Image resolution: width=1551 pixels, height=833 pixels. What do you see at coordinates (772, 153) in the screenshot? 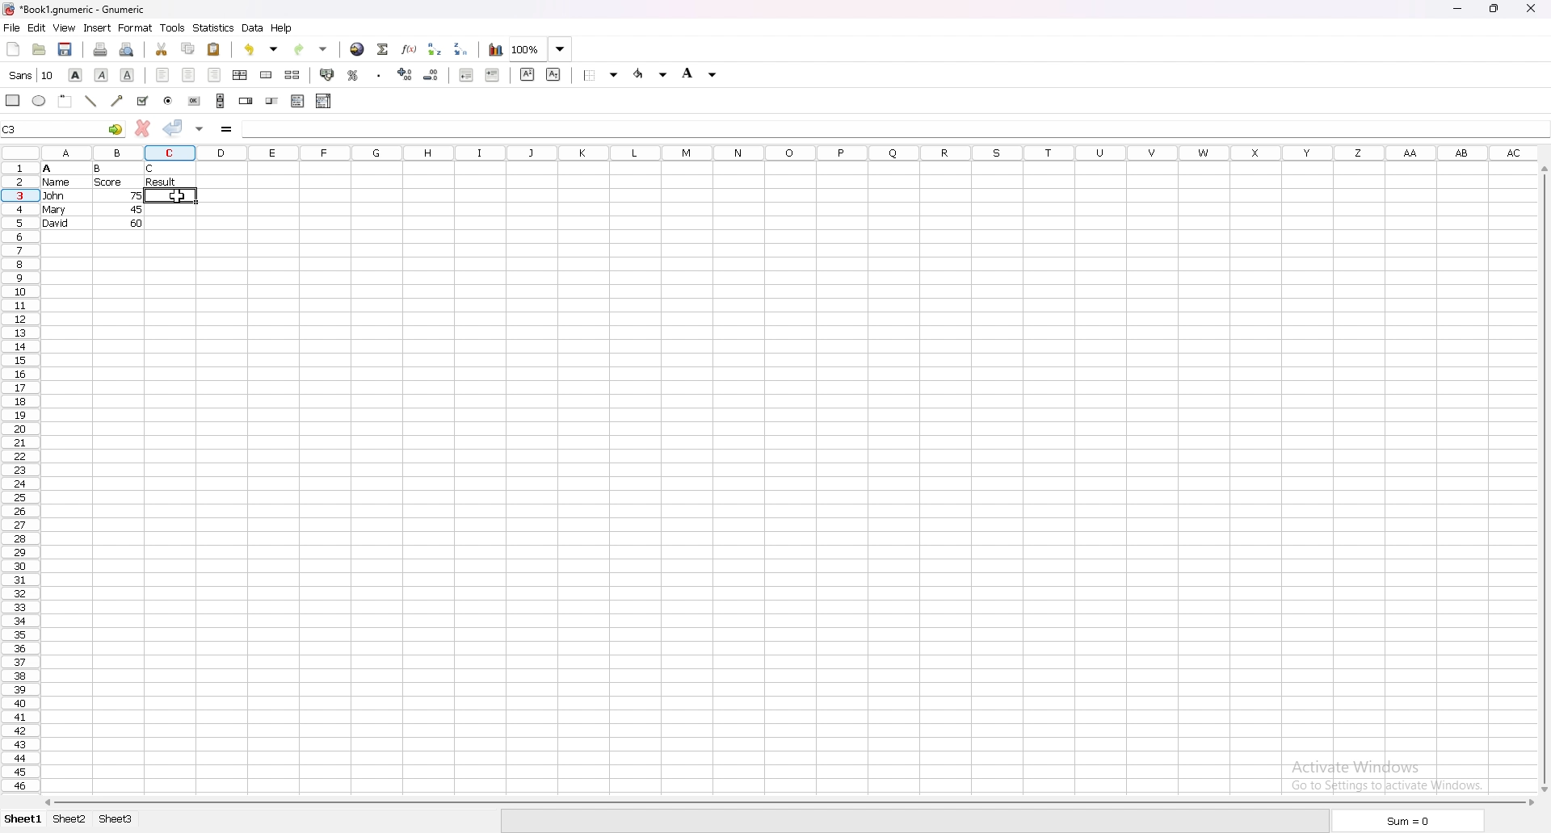
I see `column` at bounding box center [772, 153].